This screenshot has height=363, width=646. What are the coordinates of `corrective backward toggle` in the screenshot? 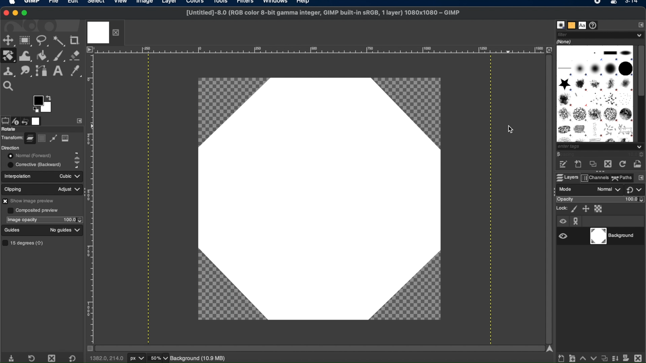 It's located at (35, 164).